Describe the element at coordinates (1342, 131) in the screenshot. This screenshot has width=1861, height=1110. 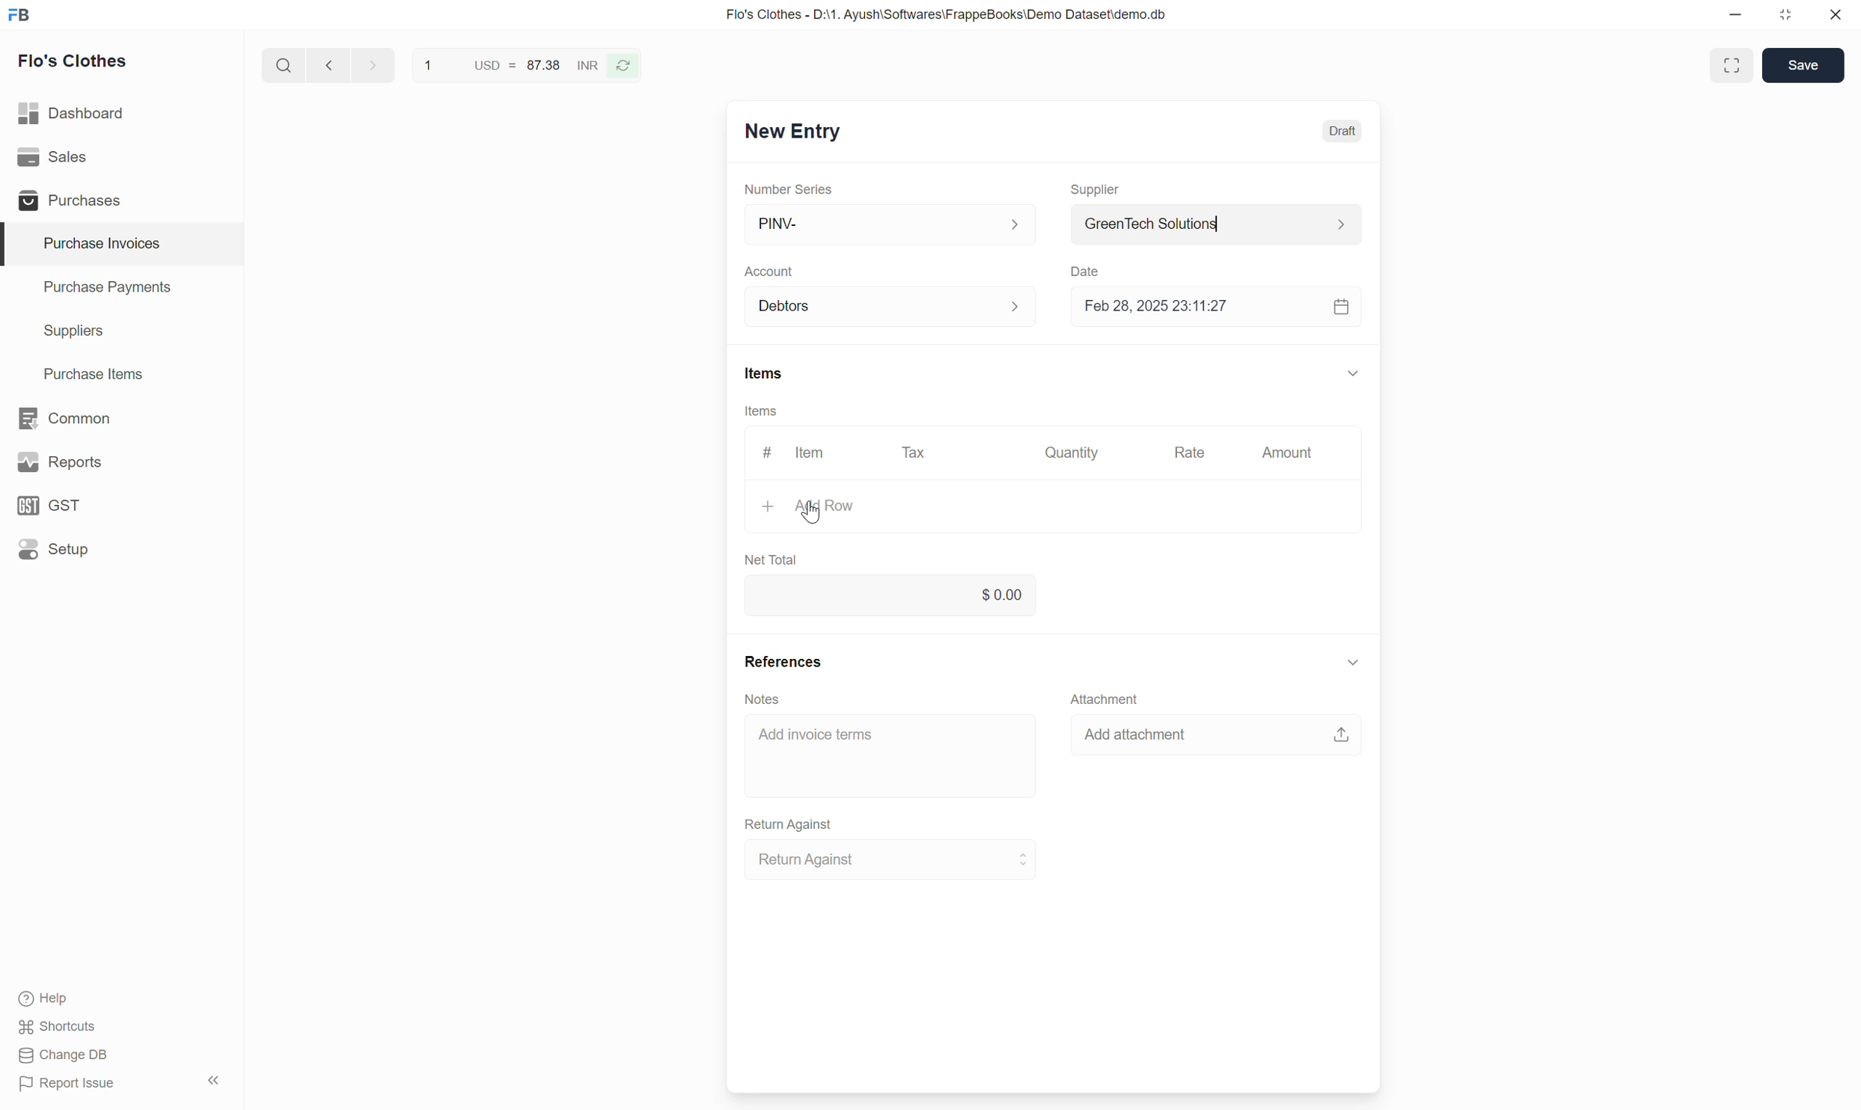
I see `Draft` at that location.